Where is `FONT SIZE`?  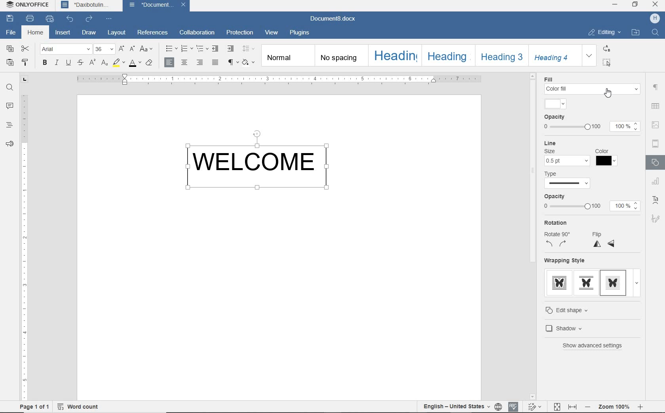
FONT SIZE is located at coordinates (104, 49).